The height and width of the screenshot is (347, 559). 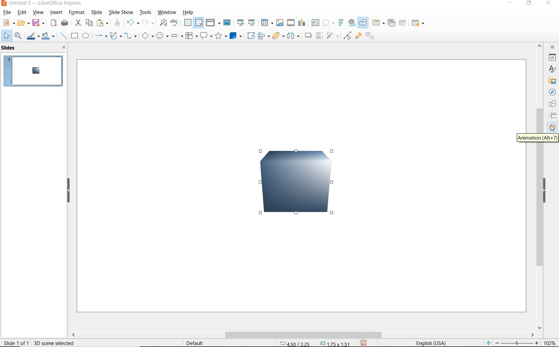 I want to click on NAVIGATOR, so click(x=552, y=92).